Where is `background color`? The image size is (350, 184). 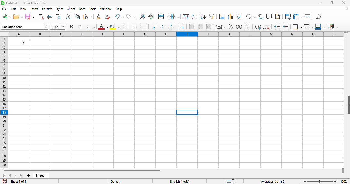
background color is located at coordinates (115, 27).